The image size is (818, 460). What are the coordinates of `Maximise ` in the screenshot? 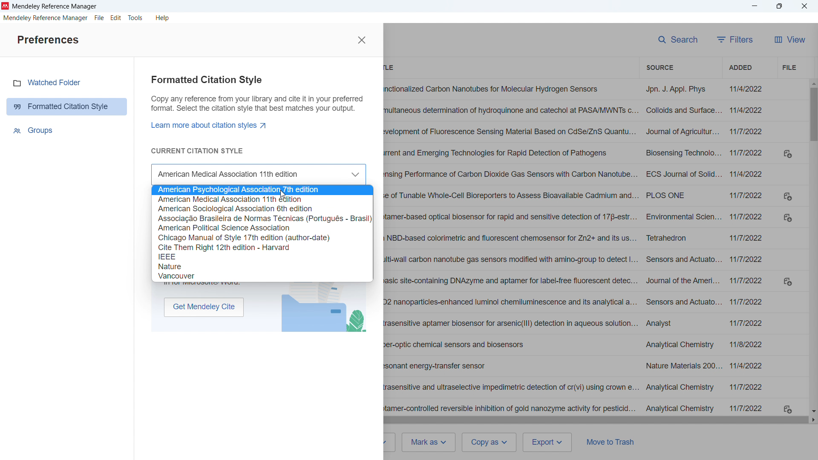 It's located at (778, 6).